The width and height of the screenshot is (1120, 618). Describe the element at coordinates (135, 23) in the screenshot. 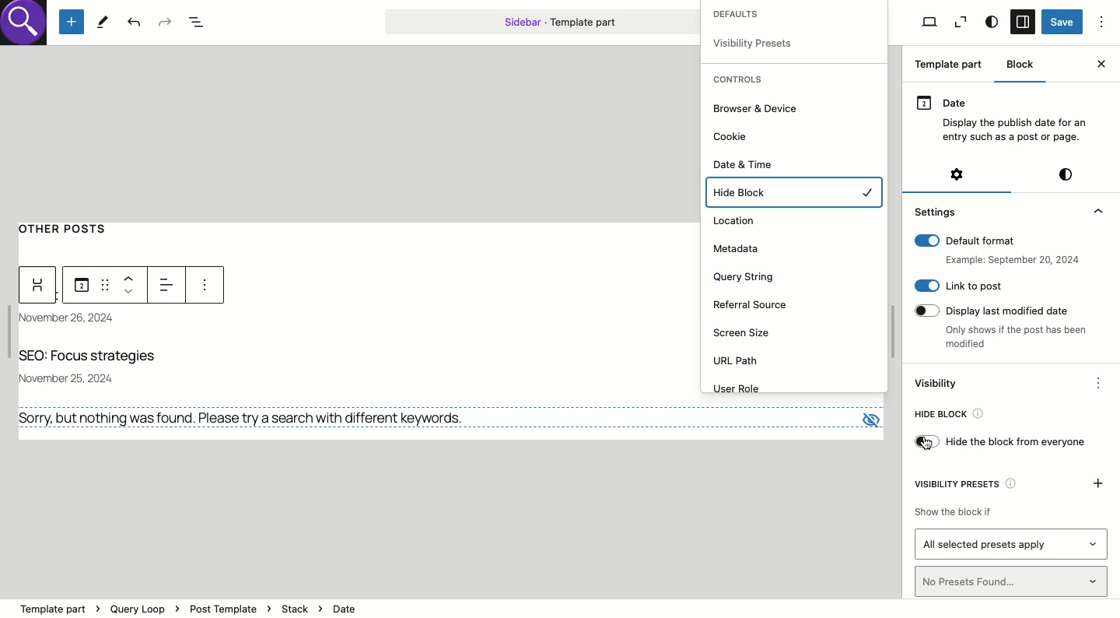

I see `Undo` at that location.